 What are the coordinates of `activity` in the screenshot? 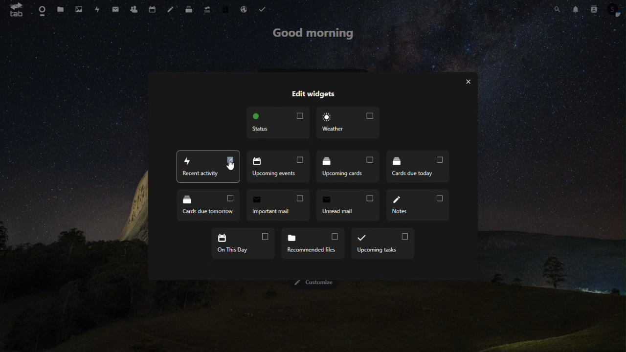 It's located at (98, 10).